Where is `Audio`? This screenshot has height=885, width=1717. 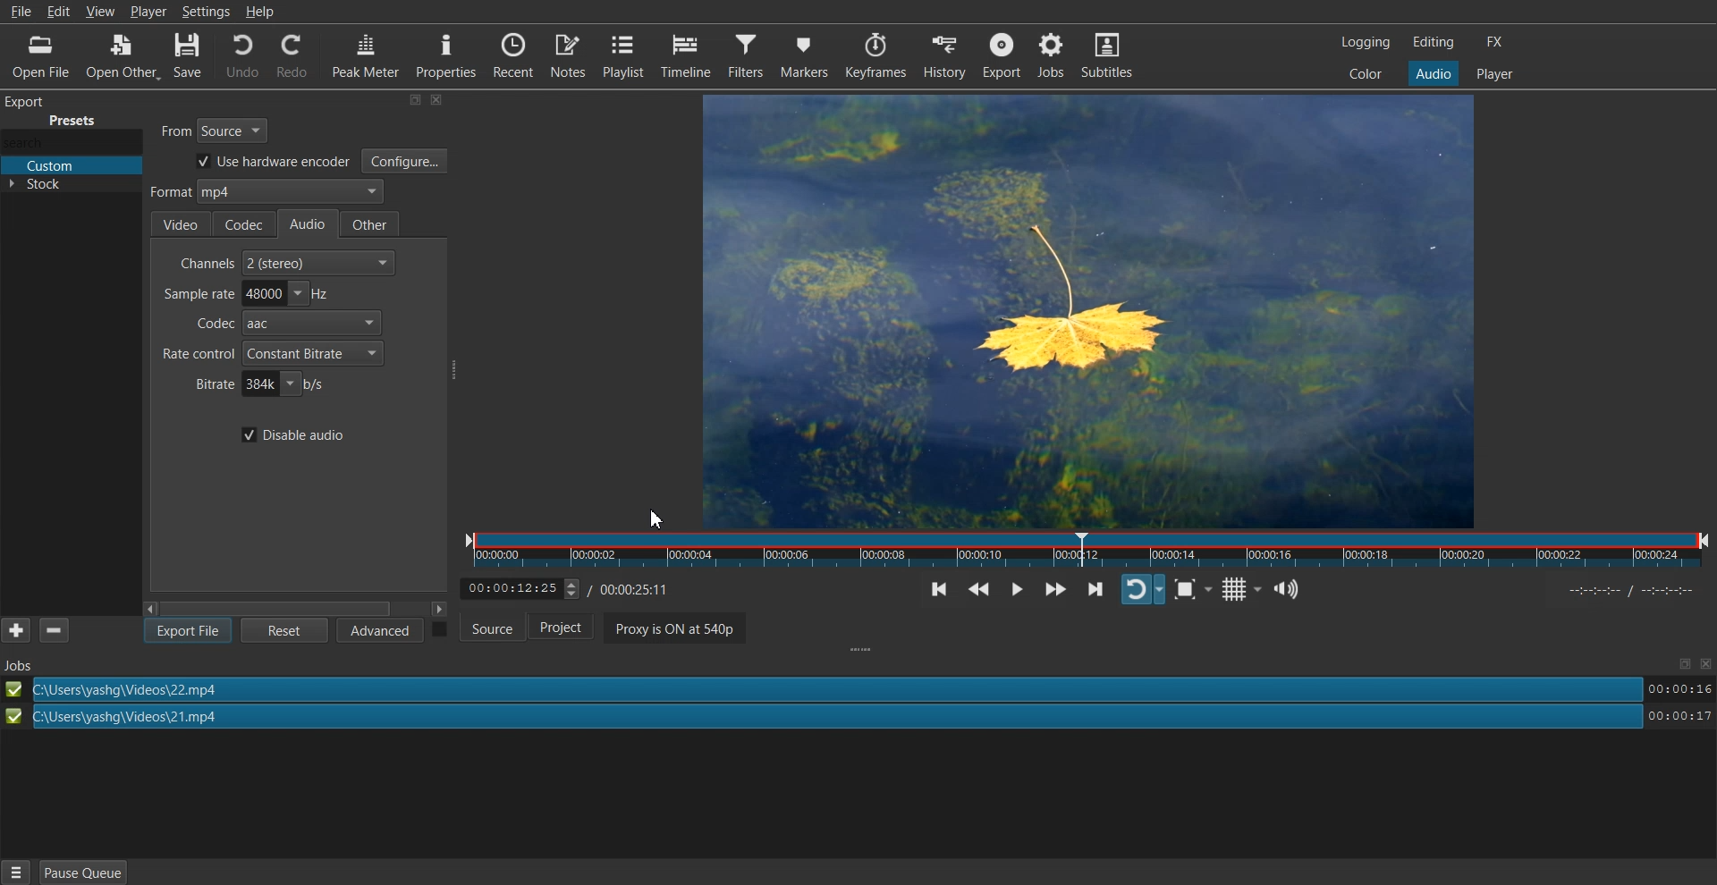 Audio is located at coordinates (1433, 72).